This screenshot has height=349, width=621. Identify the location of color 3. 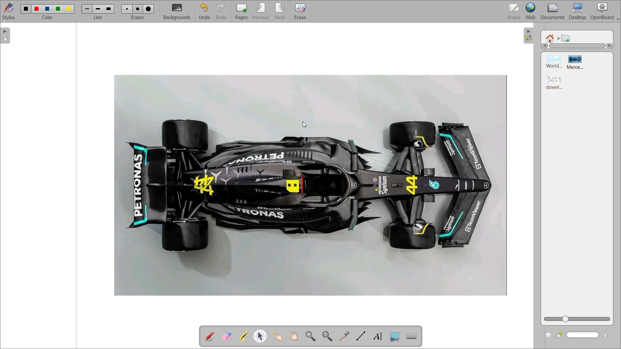
(48, 9).